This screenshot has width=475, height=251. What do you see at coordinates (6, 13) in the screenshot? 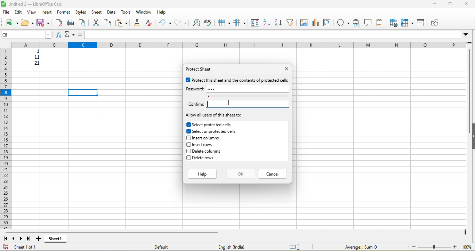
I see `file` at bounding box center [6, 13].